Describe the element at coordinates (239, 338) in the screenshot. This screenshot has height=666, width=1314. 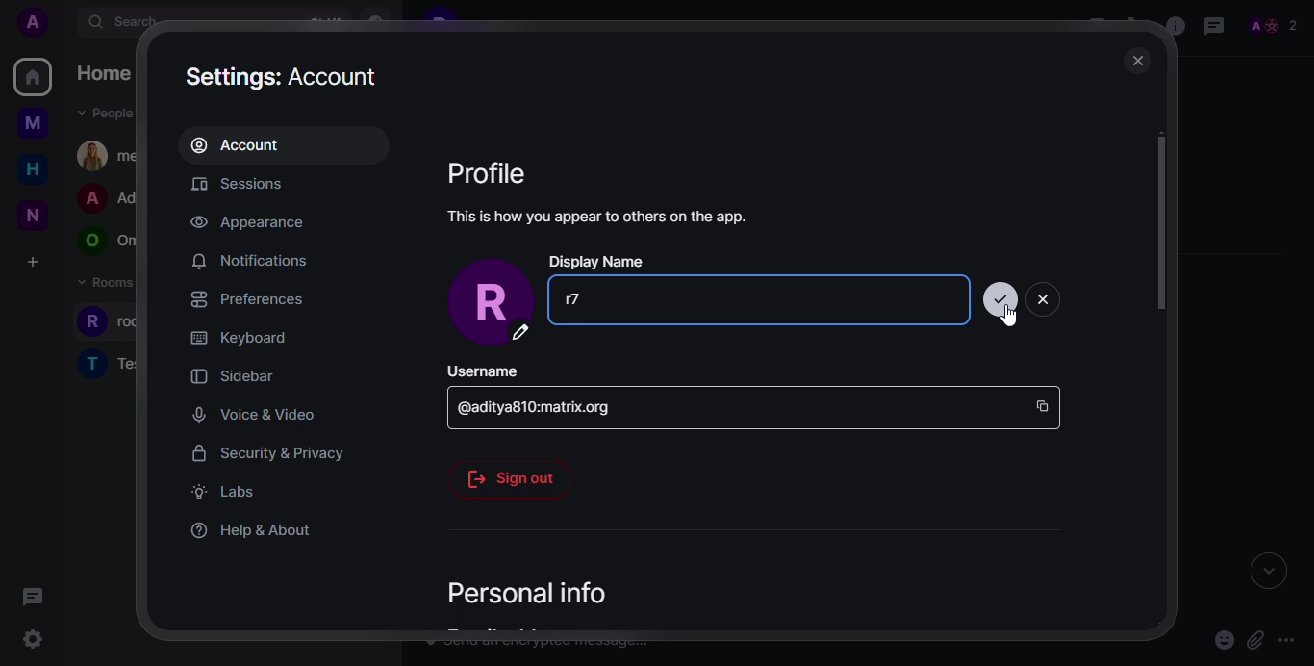
I see `keyboard` at that location.